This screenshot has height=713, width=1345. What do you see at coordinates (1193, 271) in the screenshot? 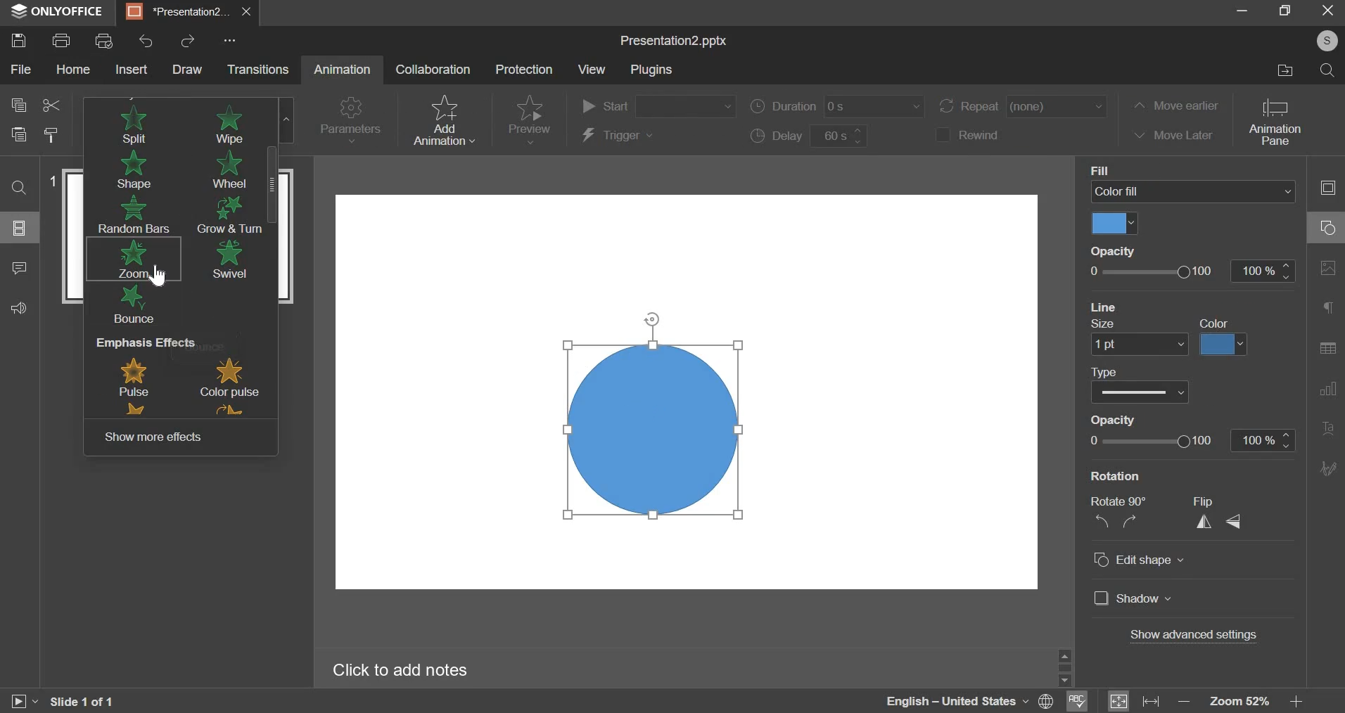
I see `opacity` at bounding box center [1193, 271].